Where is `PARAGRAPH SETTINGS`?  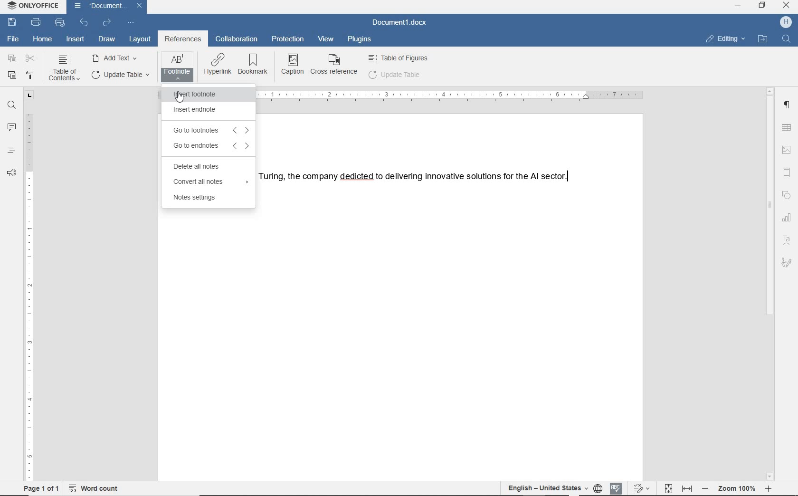
PARAGRAPH SETTINGS is located at coordinates (788, 106).